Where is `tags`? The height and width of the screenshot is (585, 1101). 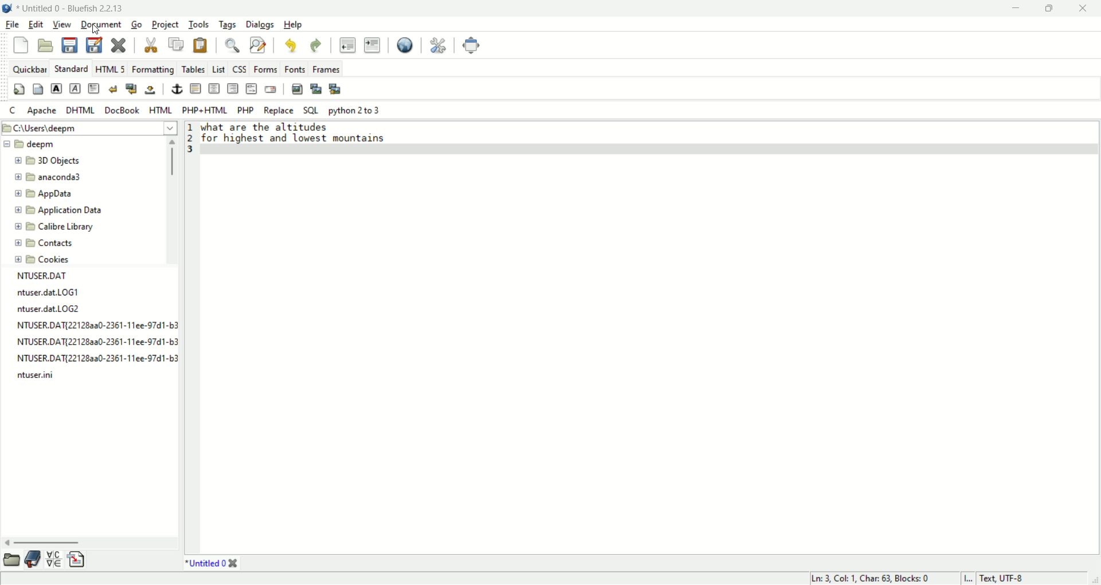
tags is located at coordinates (228, 25).